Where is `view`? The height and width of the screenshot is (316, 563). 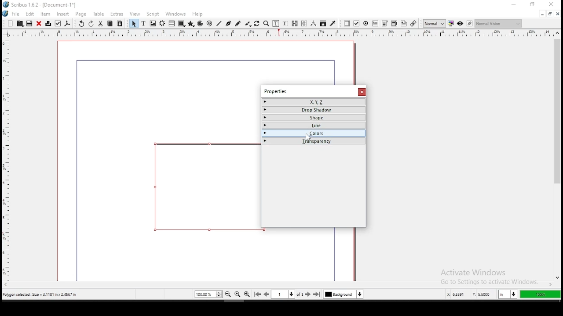
view is located at coordinates (135, 14).